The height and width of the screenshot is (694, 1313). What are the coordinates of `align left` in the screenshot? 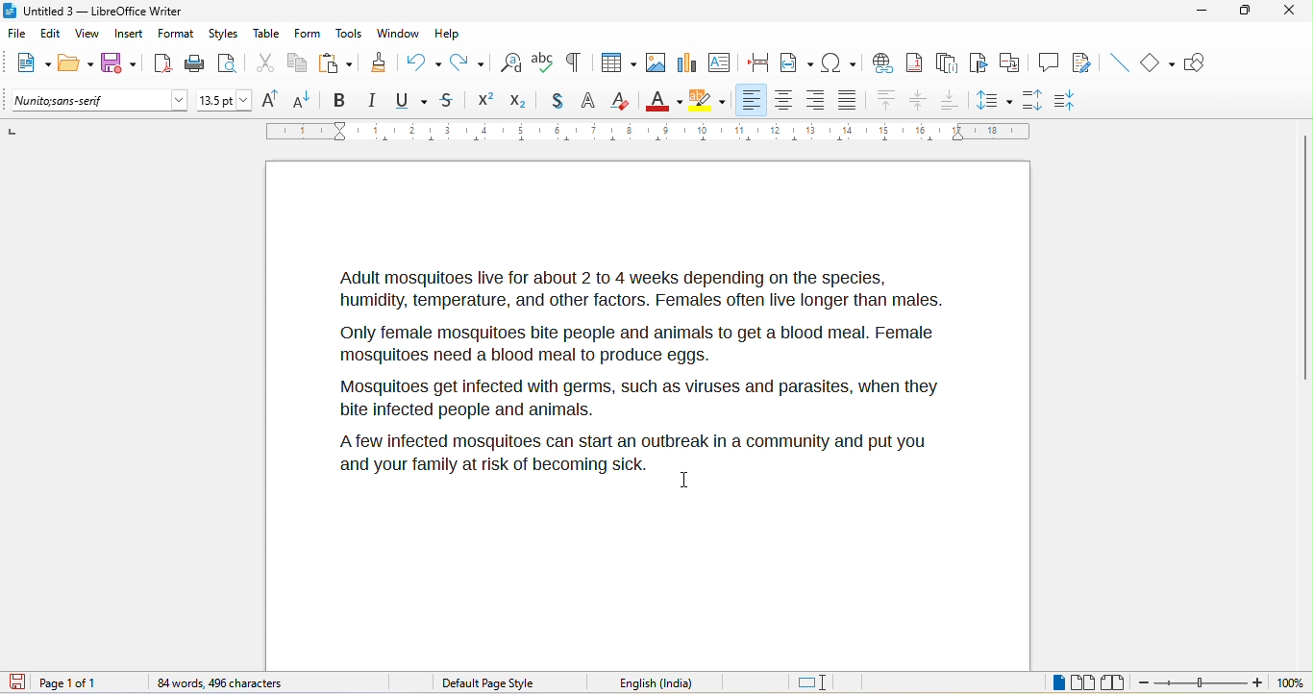 It's located at (751, 99).